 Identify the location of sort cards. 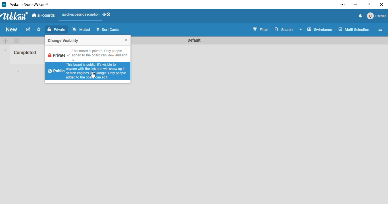
(108, 29).